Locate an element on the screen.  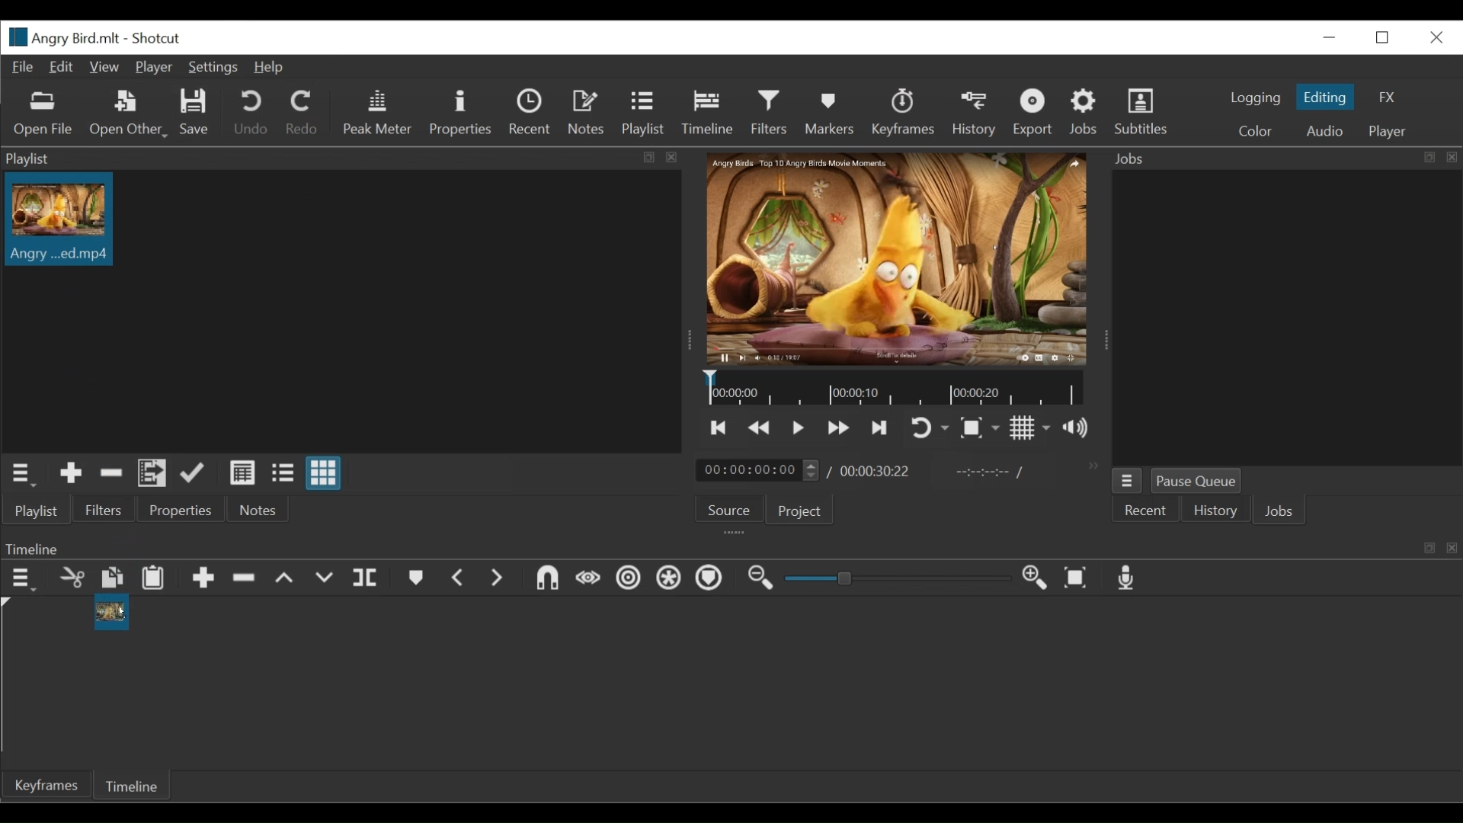
Keyframe is located at coordinates (45, 787).